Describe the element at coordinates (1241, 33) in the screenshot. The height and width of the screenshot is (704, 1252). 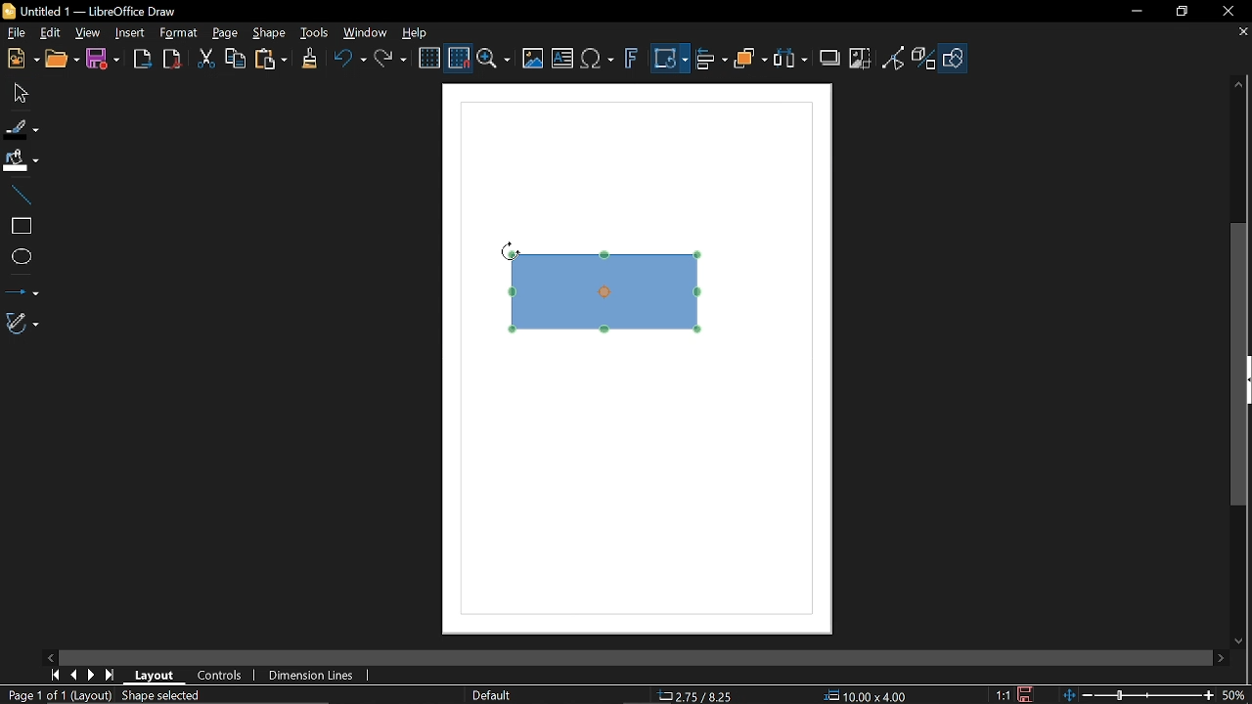
I see `Close tab` at that location.